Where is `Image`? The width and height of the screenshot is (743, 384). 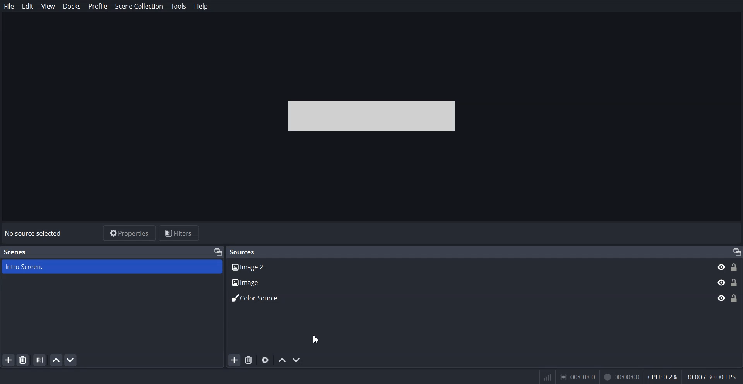 Image is located at coordinates (467, 281).